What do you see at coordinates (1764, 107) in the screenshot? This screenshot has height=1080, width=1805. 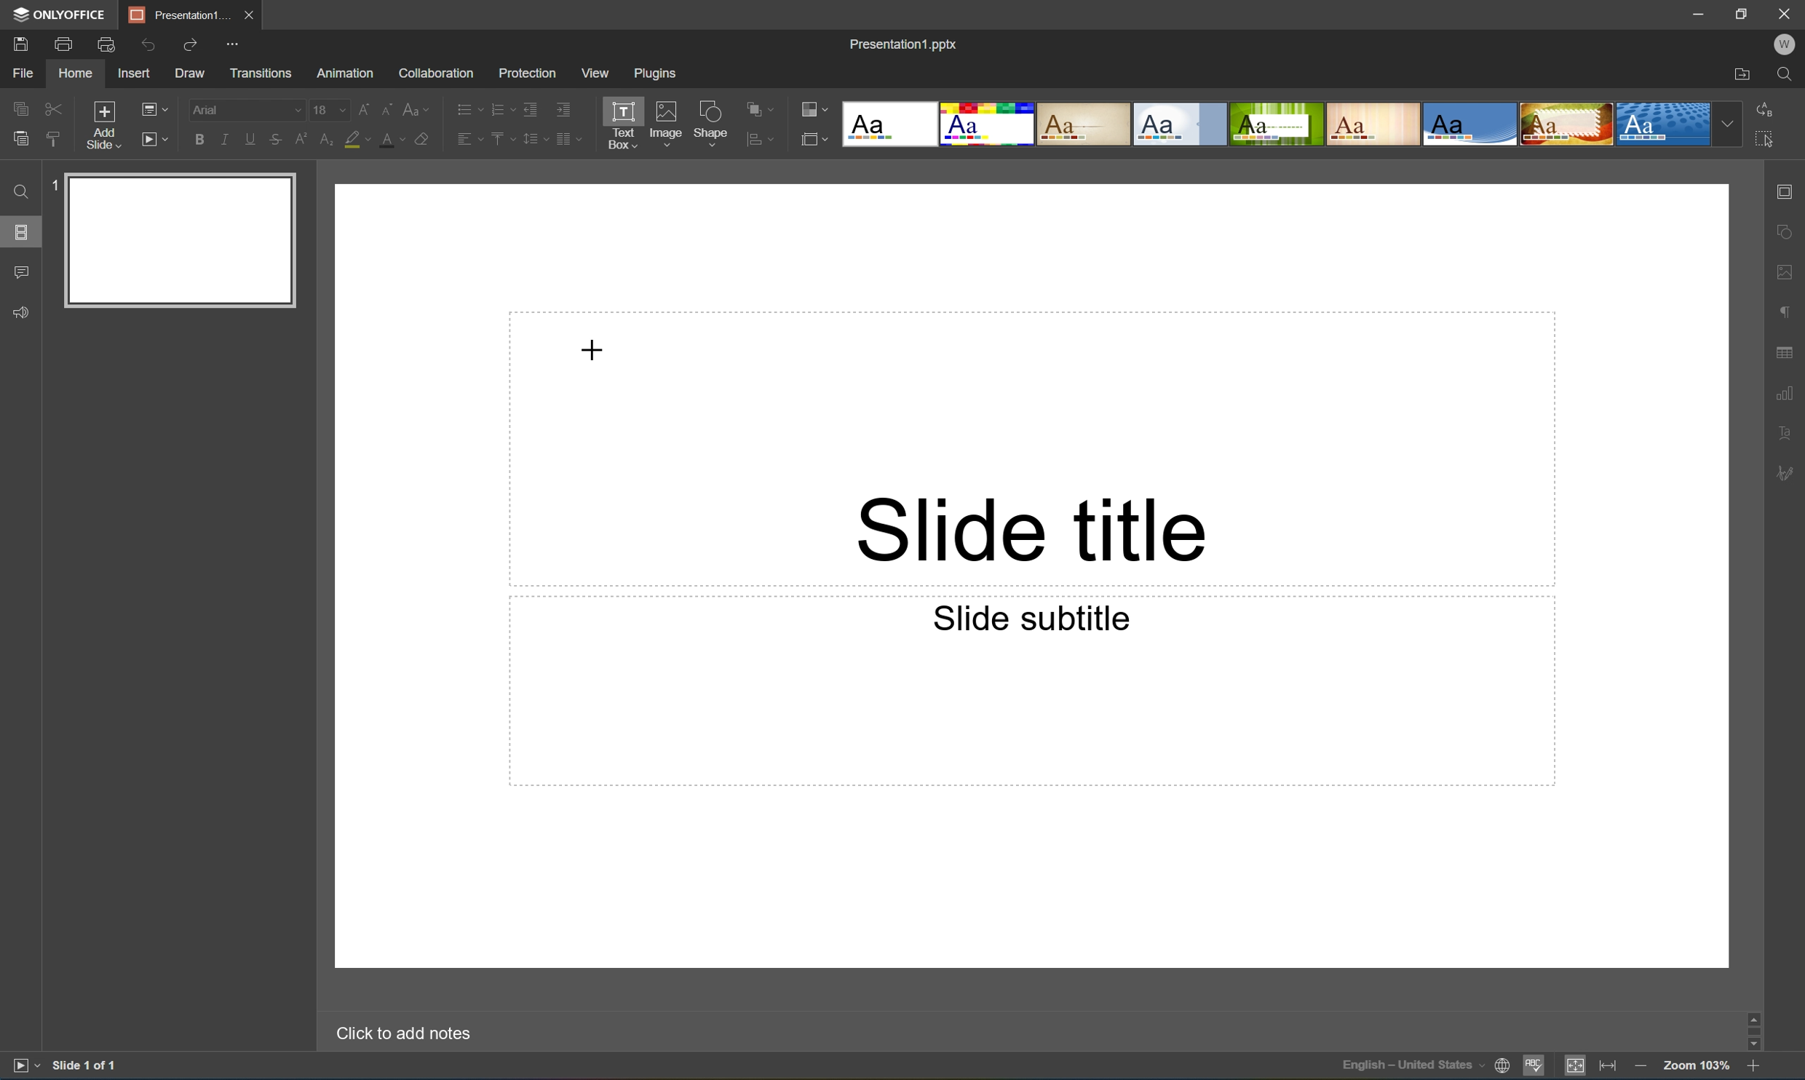 I see `Replace` at bounding box center [1764, 107].